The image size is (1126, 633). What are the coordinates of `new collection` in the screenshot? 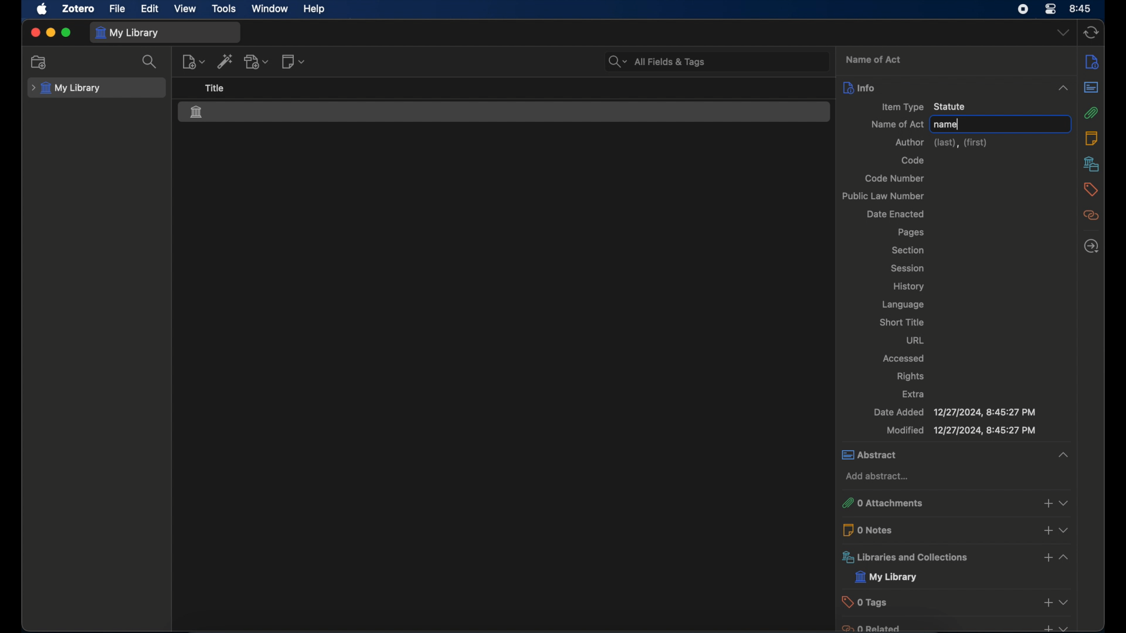 It's located at (39, 62).